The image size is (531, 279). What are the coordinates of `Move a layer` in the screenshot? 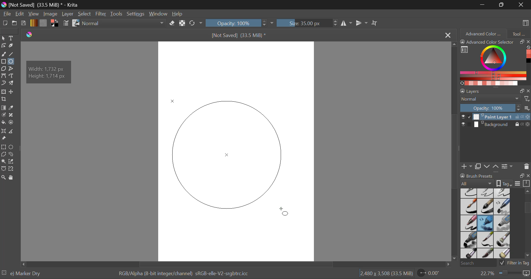 It's located at (12, 92).